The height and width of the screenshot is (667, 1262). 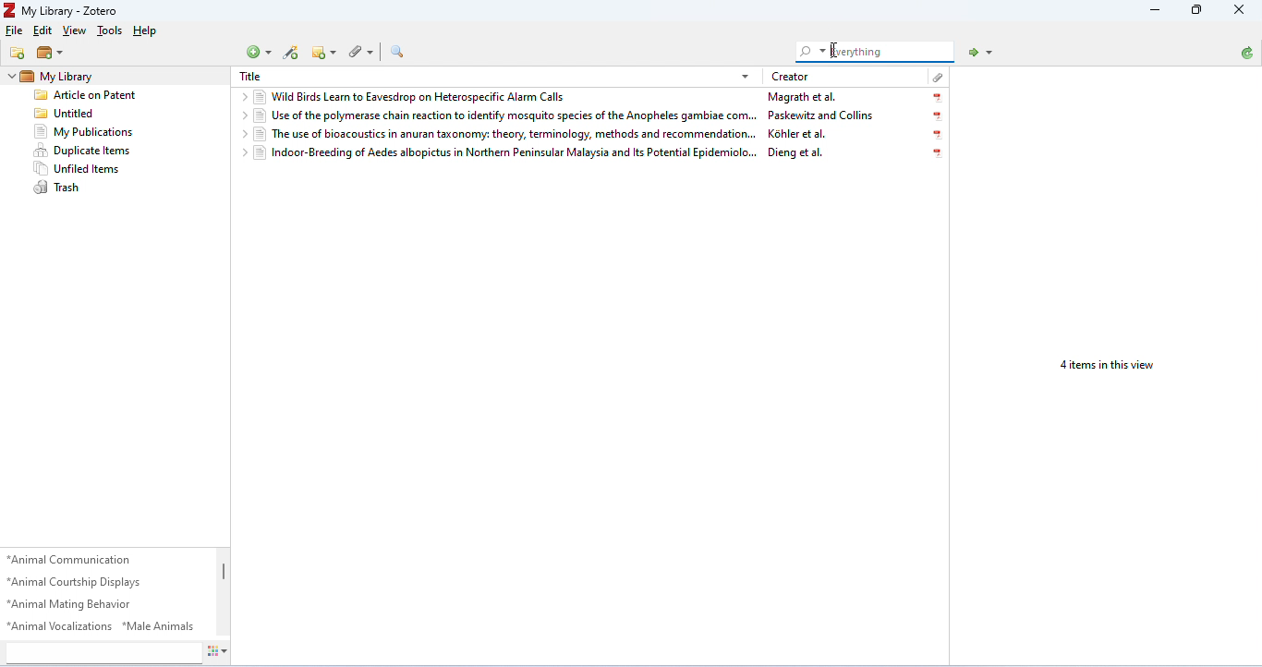 I want to click on Scroll Bar, so click(x=225, y=593).